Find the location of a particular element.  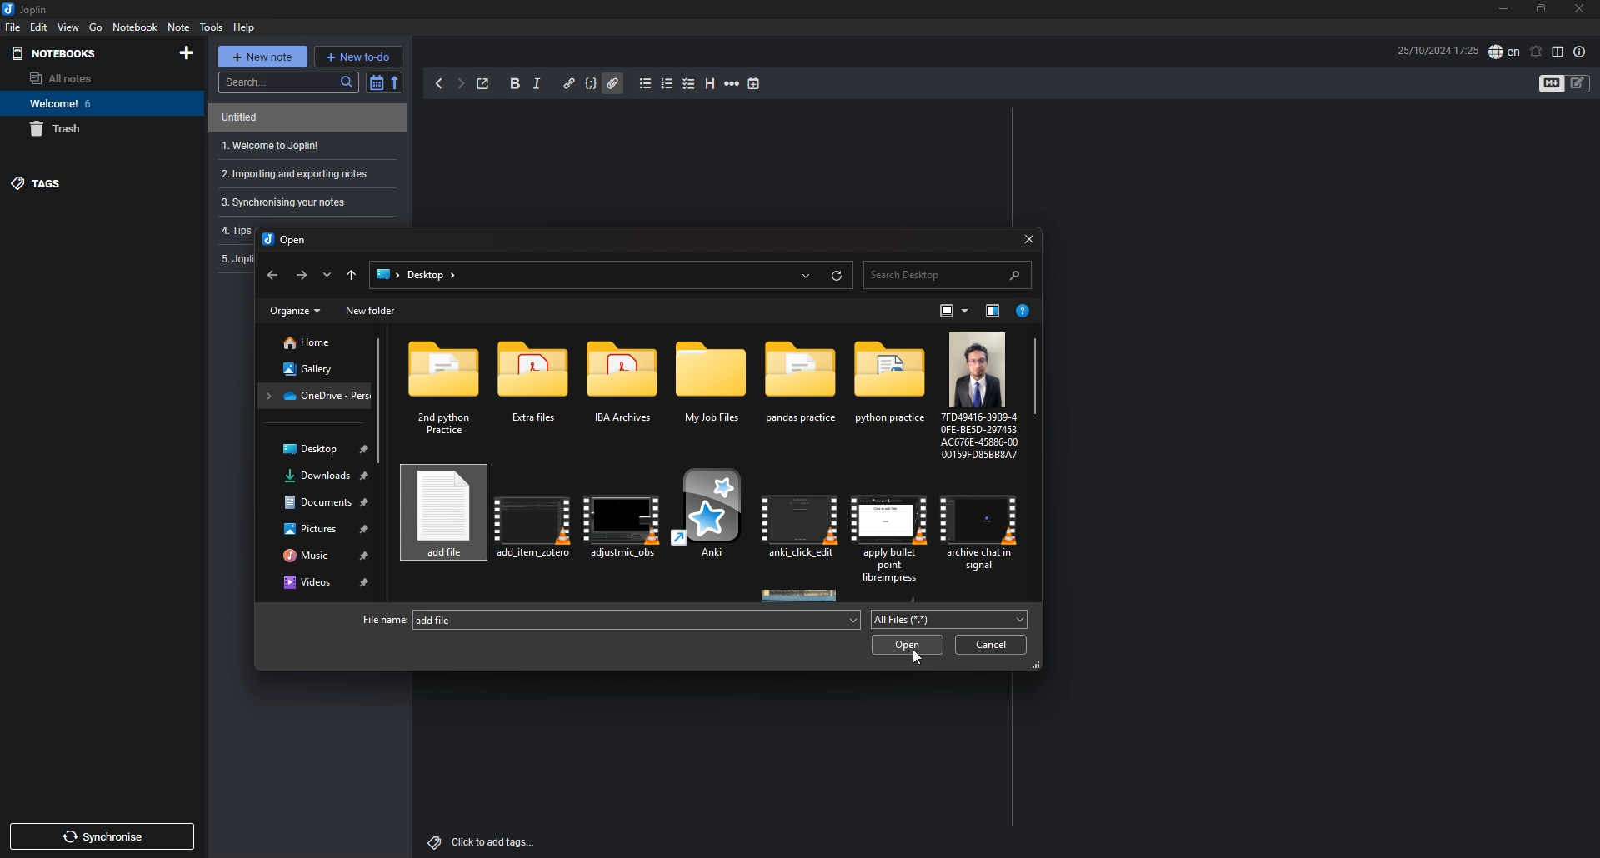

close is located at coordinates (1580, 8).